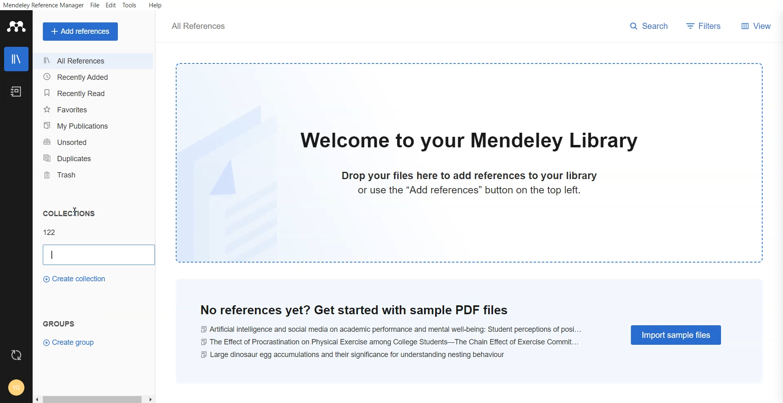 The image size is (783, 403). What do you see at coordinates (36, 399) in the screenshot?
I see `scroll left` at bounding box center [36, 399].